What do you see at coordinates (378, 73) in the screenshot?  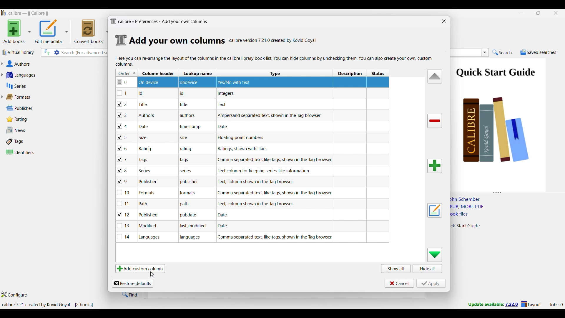 I see `Status column` at bounding box center [378, 73].